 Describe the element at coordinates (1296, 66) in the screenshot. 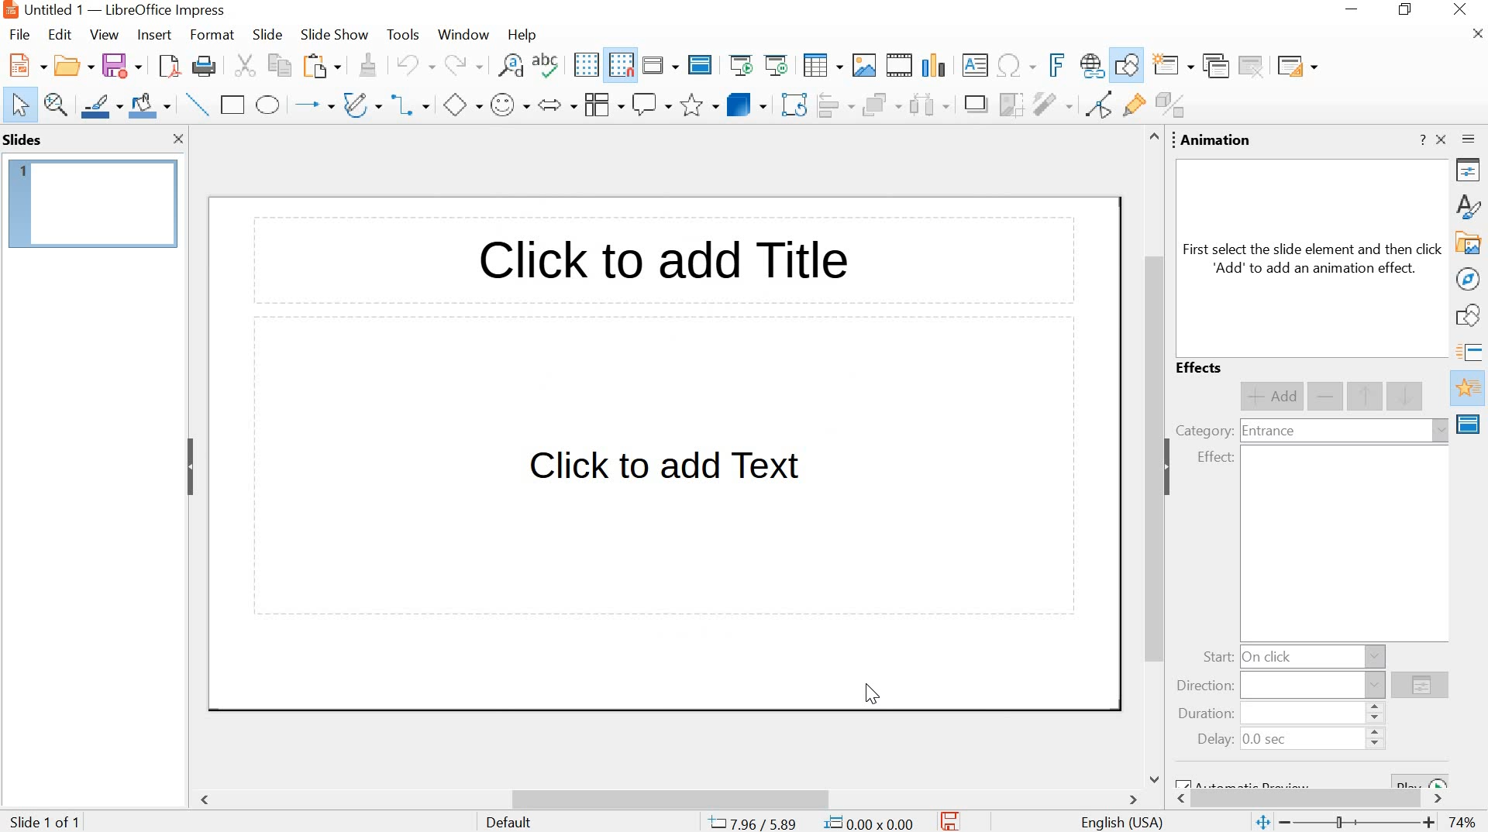

I see `slide layout` at that location.